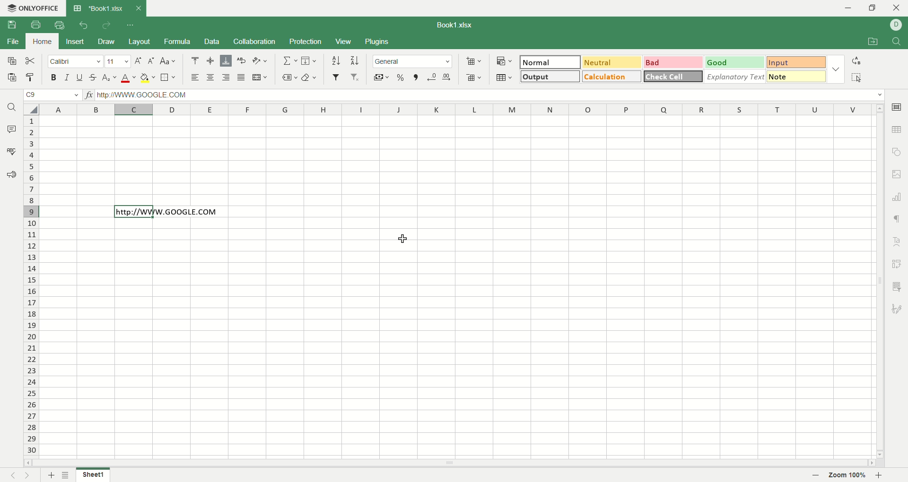 This screenshot has width=908, height=482. What do you see at coordinates (31, 78) in the screenshot?
I see `copy style` at bounding box center [31, 78].